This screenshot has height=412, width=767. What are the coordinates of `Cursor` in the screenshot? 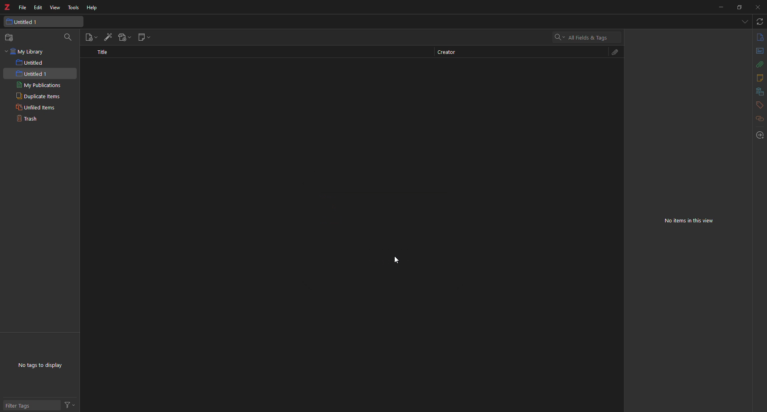 It's located at (396, 260).